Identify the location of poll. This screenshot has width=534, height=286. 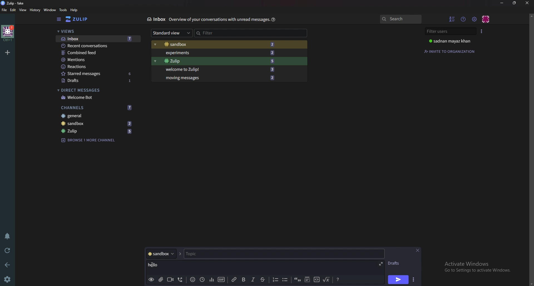
(212, 280).